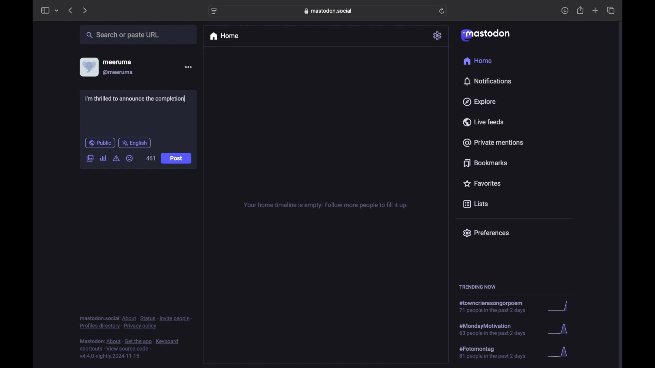 This screenshot has width=655, height=368. What do you see at coordinates (184, 99) in the screenshot?
I see `text cursor` at bounding box center [184, 99].